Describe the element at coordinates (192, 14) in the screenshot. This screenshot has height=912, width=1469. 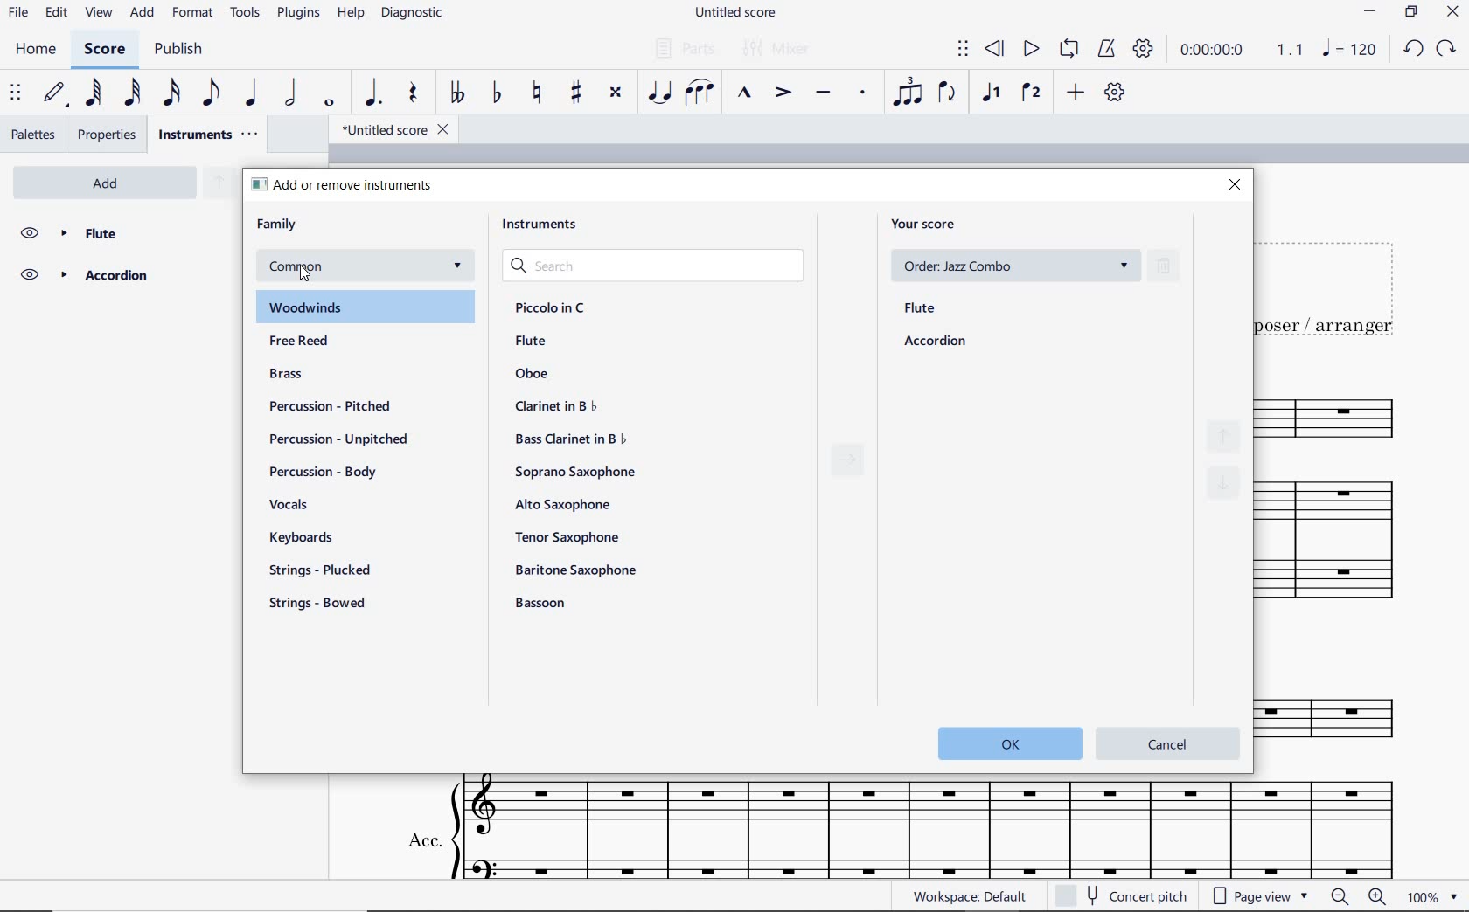
I see `FORMAT` at that location.